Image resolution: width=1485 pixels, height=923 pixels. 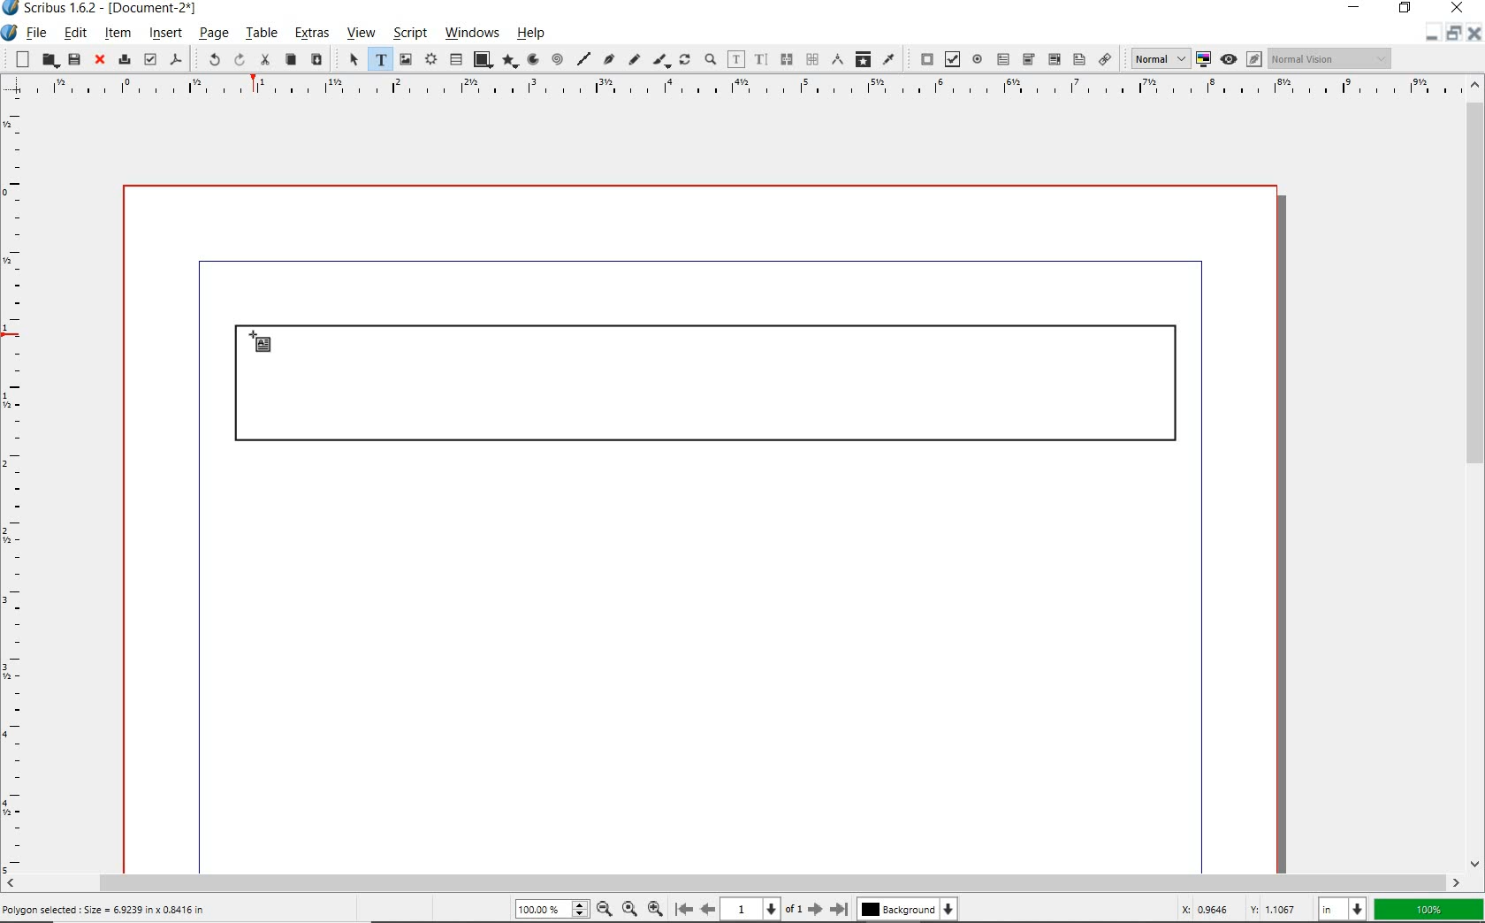 I want to click on pdf list box, so click(x=1078, y=58).